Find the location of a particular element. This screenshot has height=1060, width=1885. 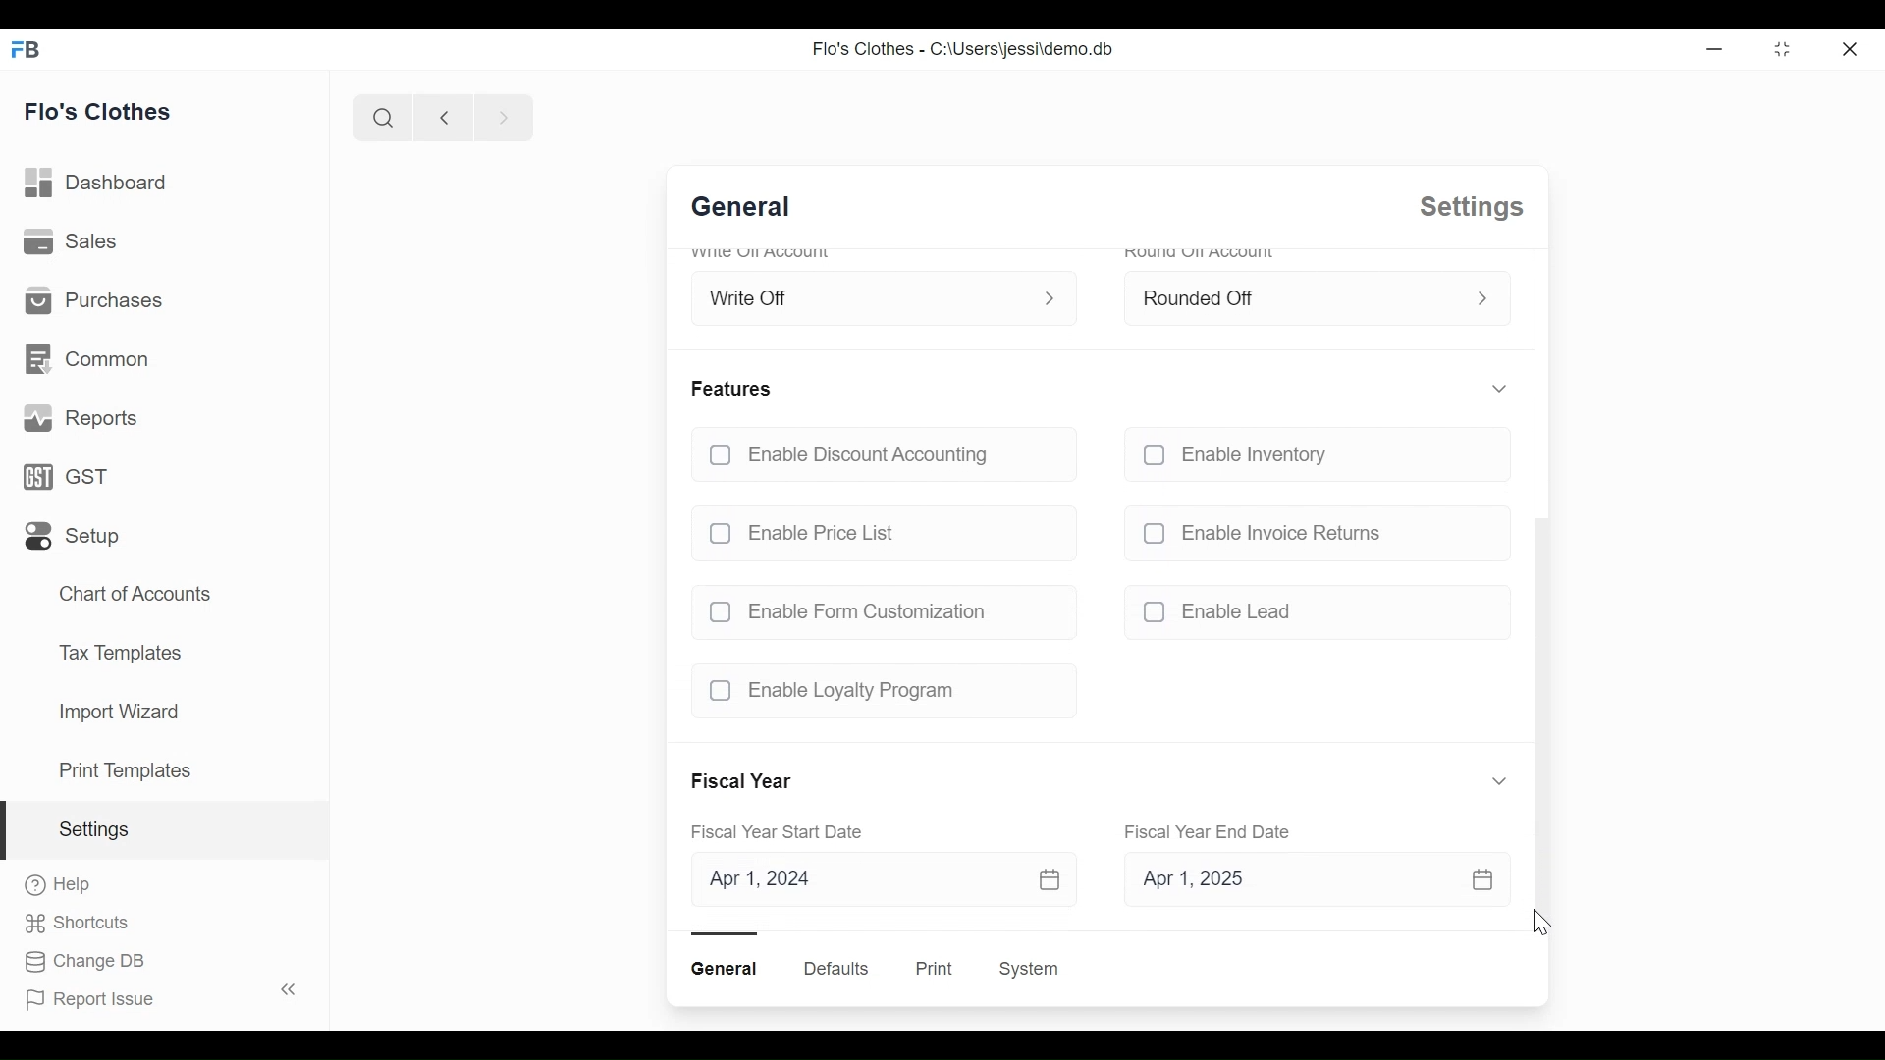

Defaults is located at coordinates (836, 968).